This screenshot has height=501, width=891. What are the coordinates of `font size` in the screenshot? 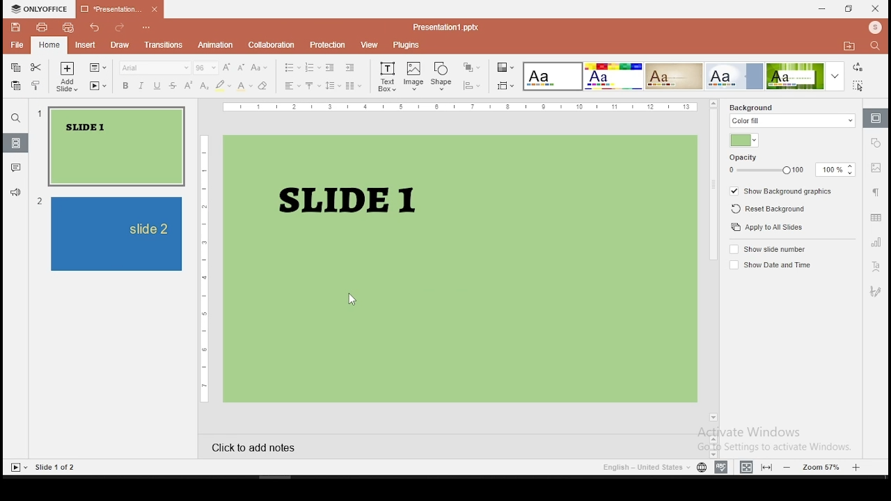 It's located at (205, 68).